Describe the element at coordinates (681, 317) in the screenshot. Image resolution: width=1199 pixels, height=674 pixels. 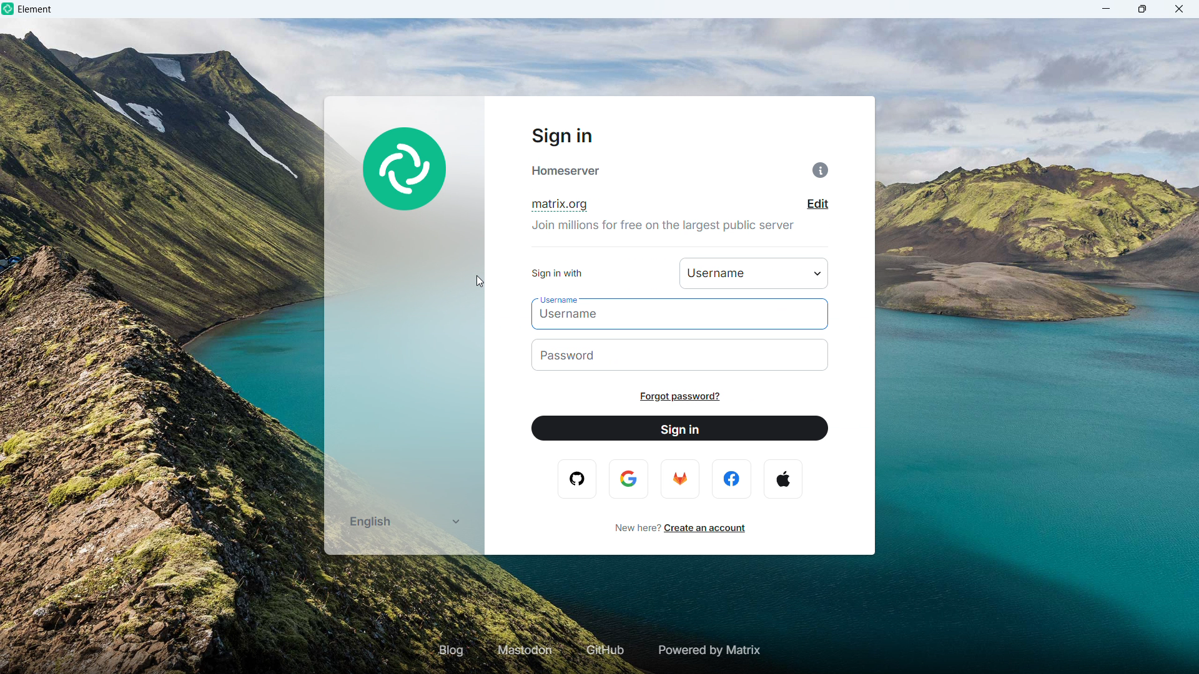
I see `Enter username ` at that location.